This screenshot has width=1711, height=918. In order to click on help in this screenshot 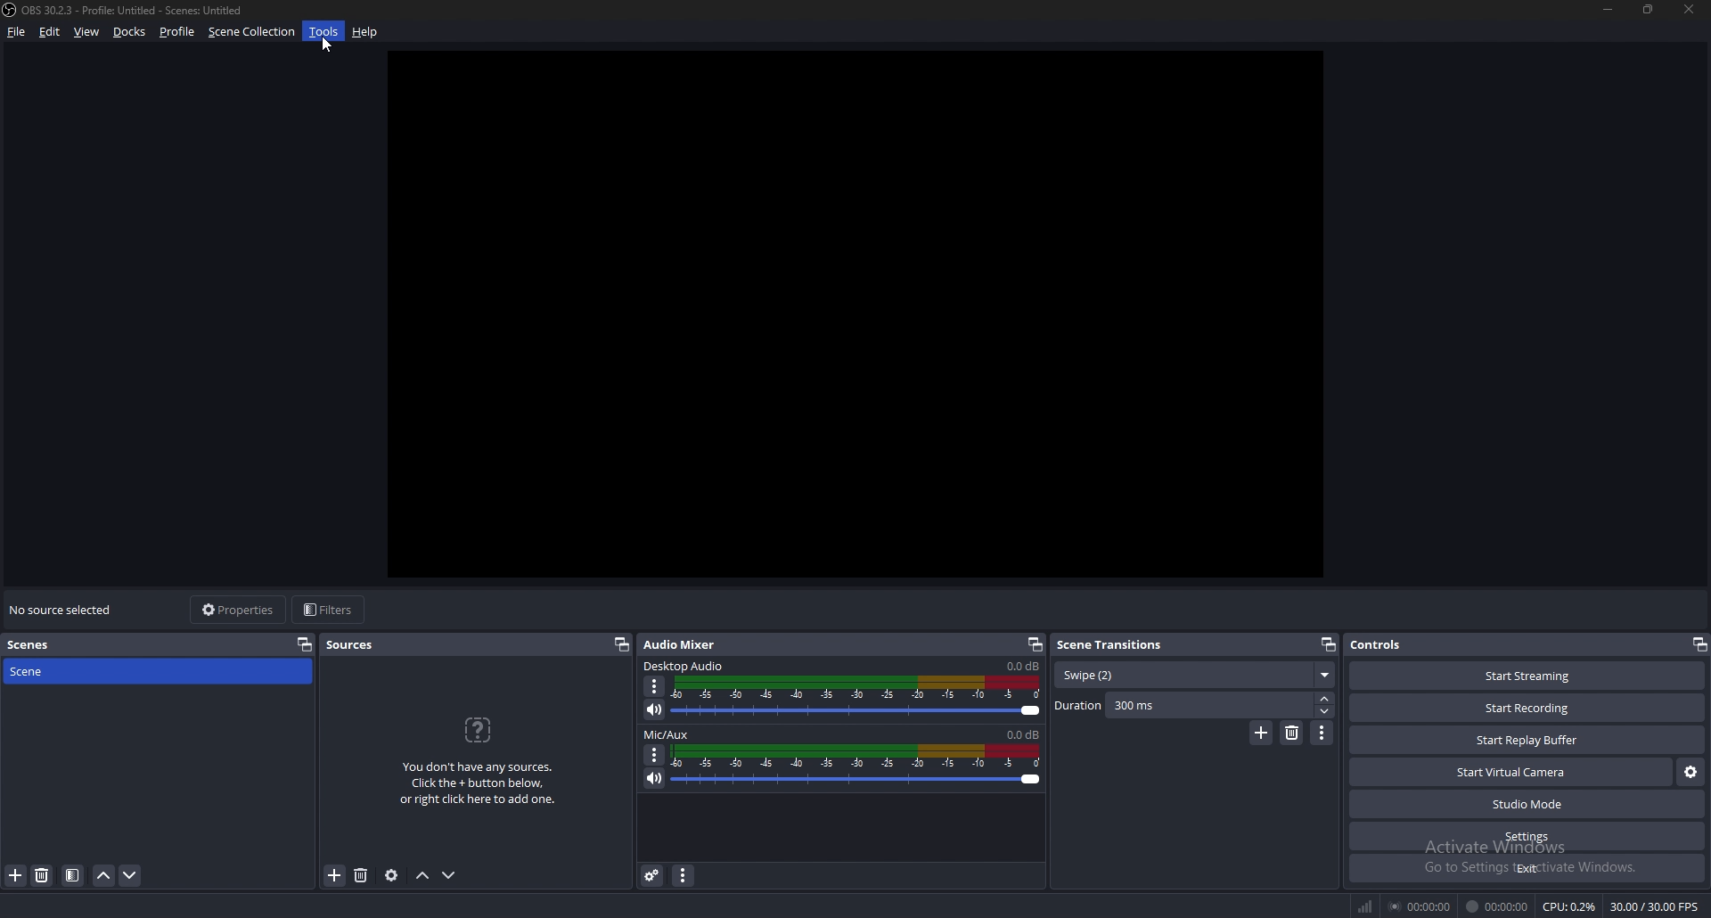, I will do `click(365, 33)`.